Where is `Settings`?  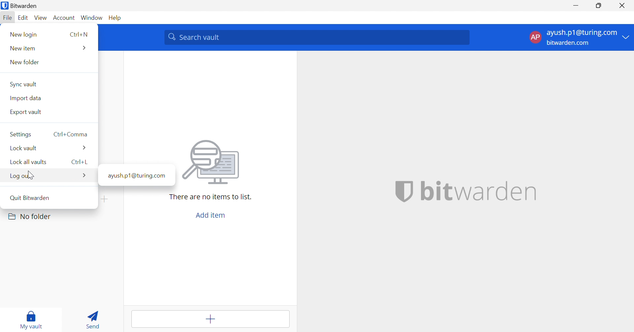
Settings is located at coordinates (20, 134).